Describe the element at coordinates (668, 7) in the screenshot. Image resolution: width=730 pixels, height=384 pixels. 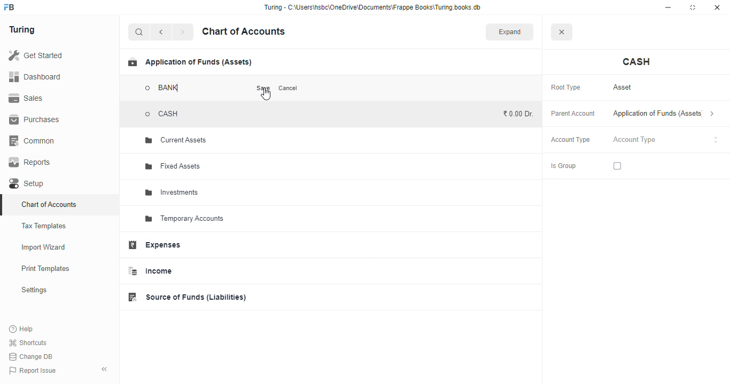
I see `minimize` at that location.